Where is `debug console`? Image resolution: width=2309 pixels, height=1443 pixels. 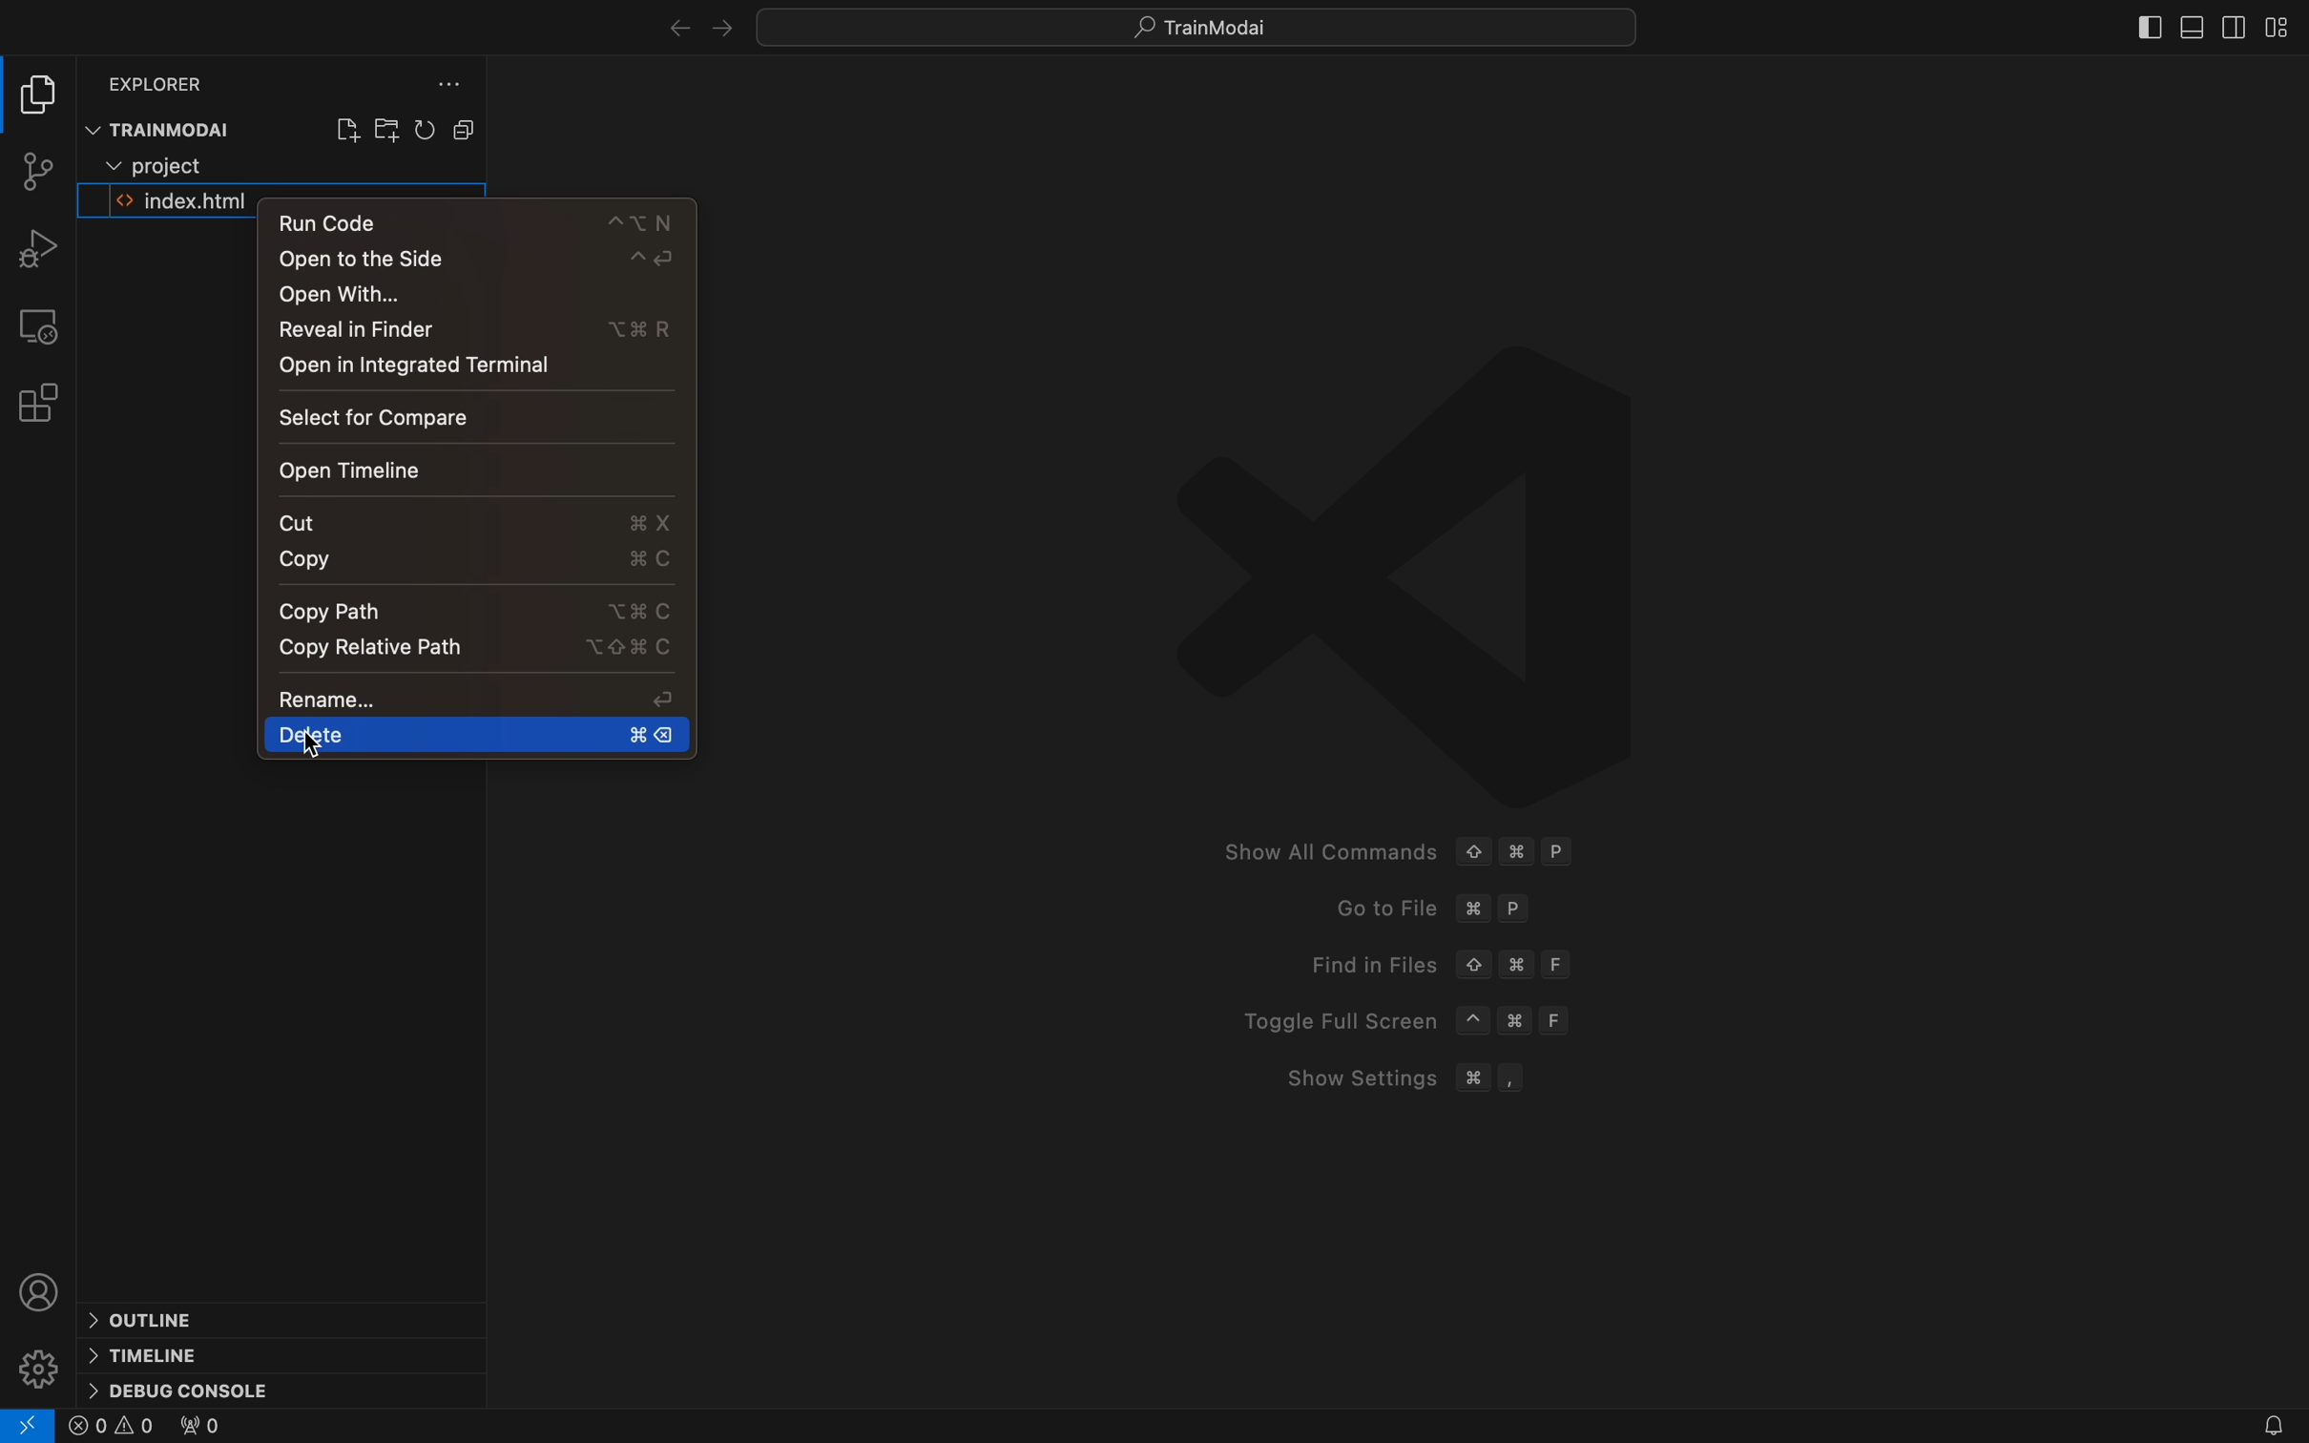
debug console is located at coordinates (204, 1384).